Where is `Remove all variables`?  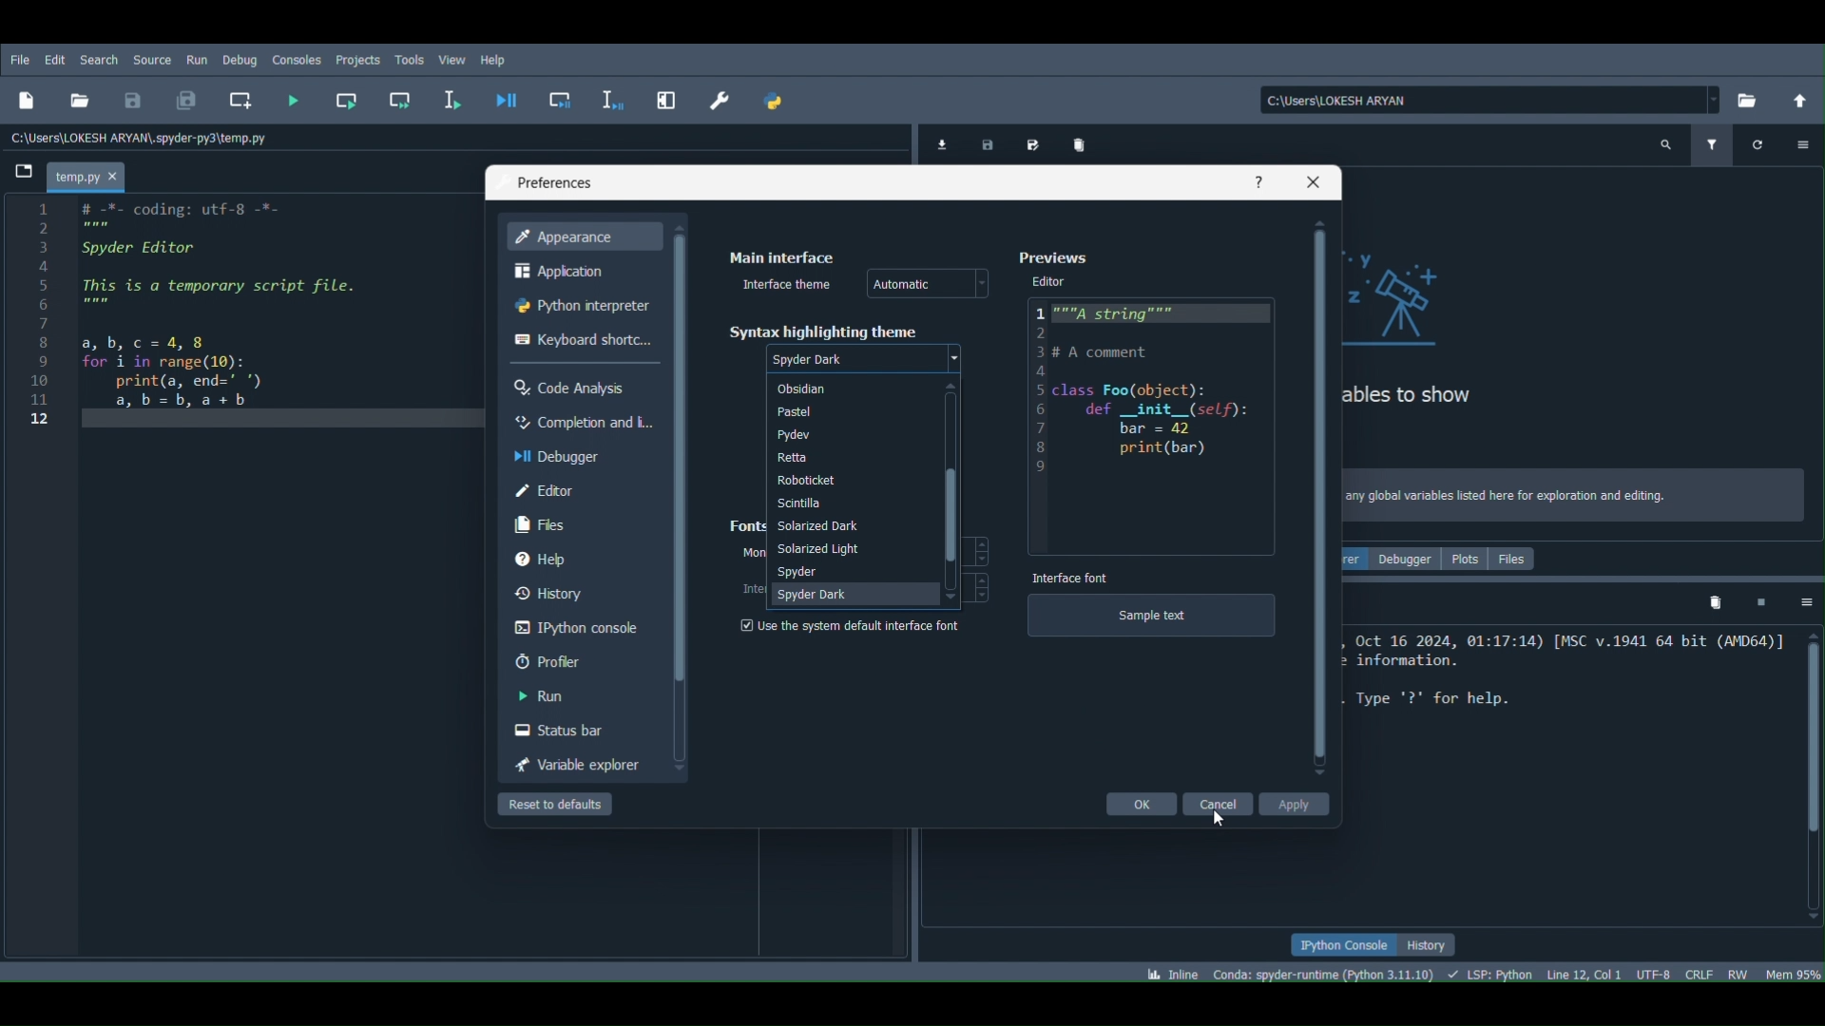 Remove all variables is located at coordinates (1091, 145).